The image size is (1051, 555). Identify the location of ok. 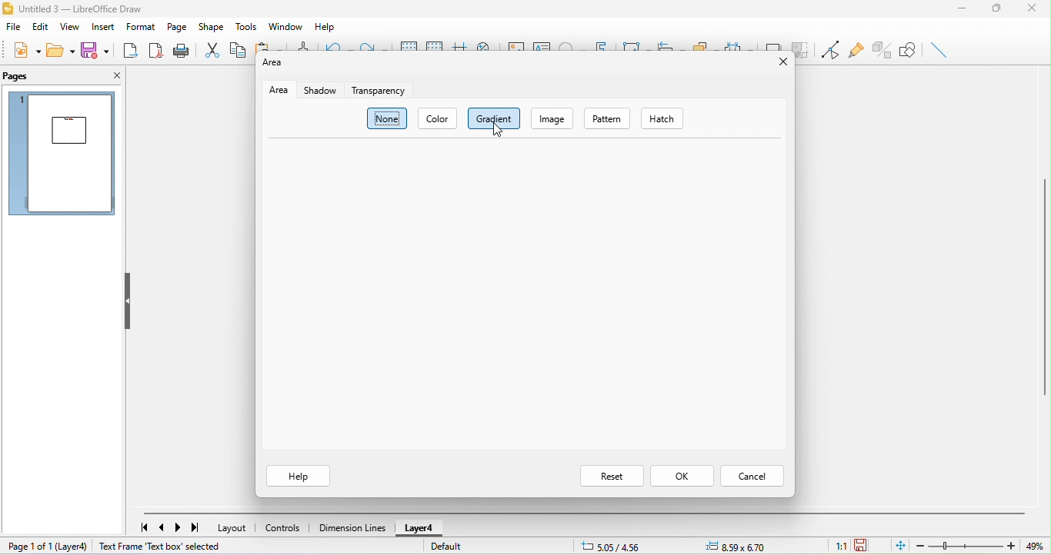
(682, 477).